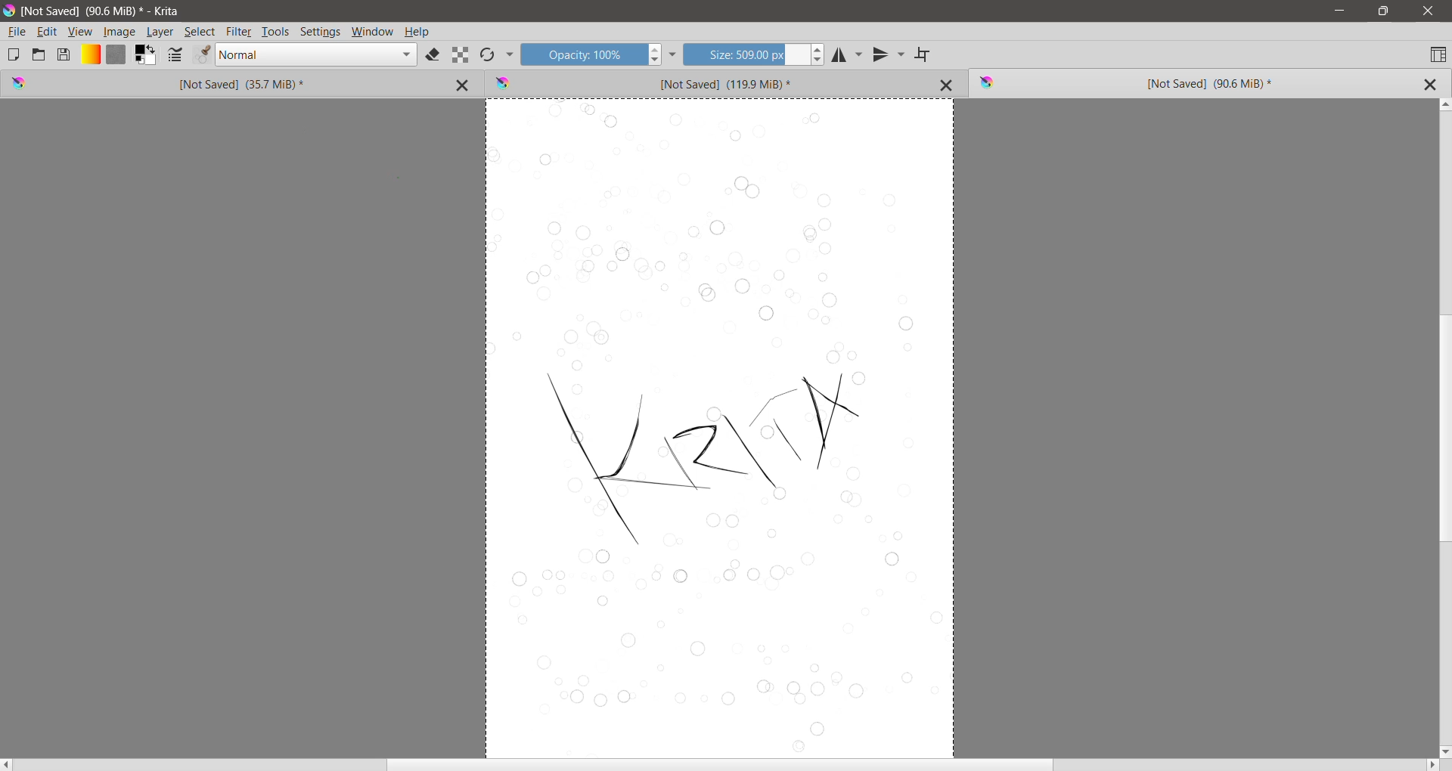 This screenshot has height=771, width=1452. Describe the element at coordinates (80, 32) in the screenshot. I see `View` at that location.